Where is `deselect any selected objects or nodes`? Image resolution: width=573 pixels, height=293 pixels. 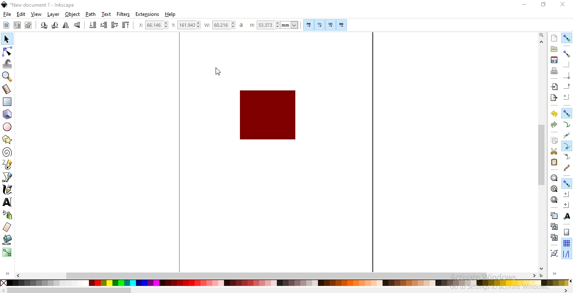
deselect any selected objects or nodes is located at coordinates (28, 26).